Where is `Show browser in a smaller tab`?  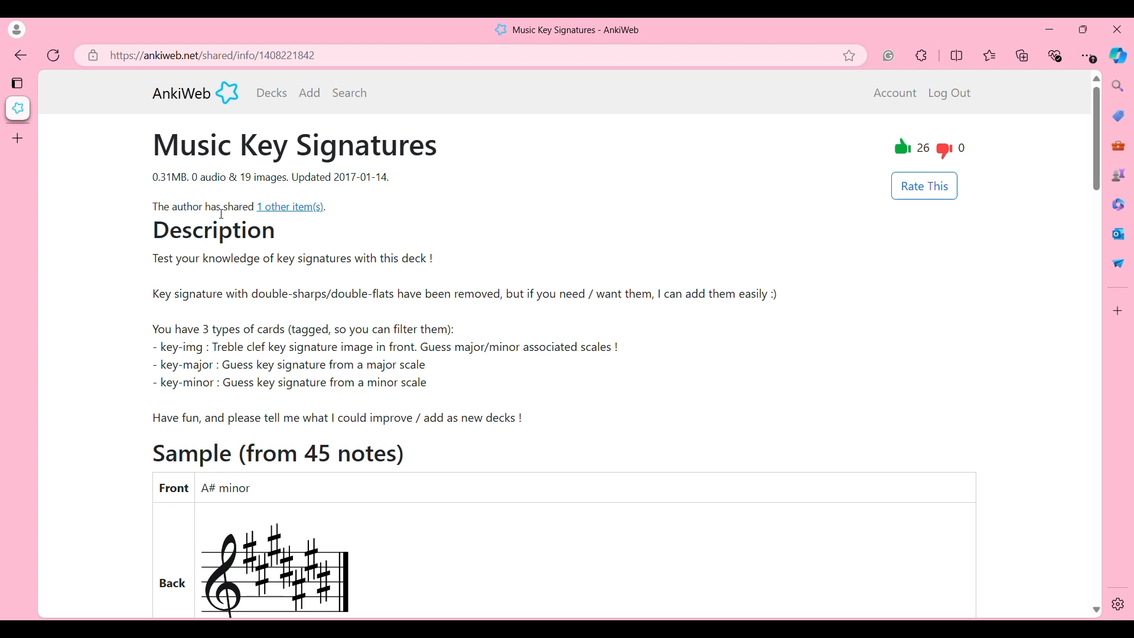 Show browser in a smaller tab is located at coordinates (1083, 29).